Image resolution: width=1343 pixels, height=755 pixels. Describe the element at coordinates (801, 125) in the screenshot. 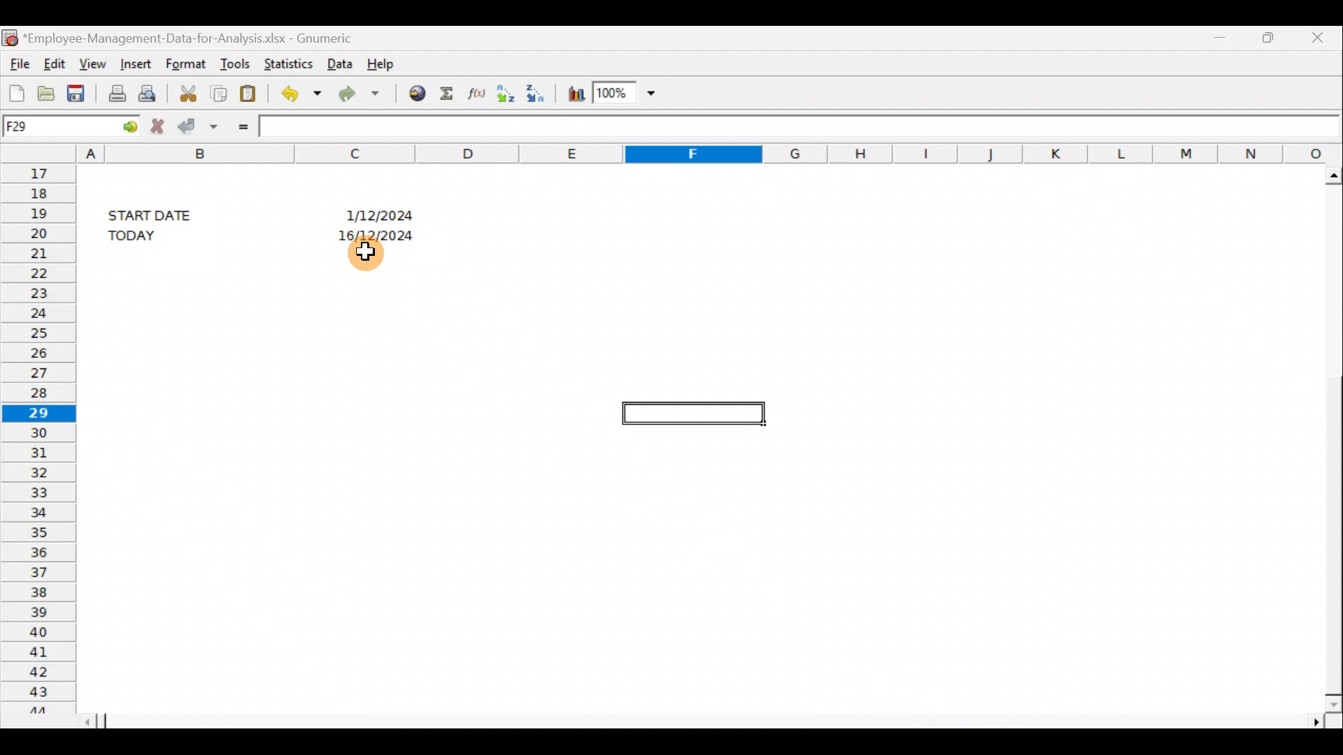

I see `Formula bar` at that location.